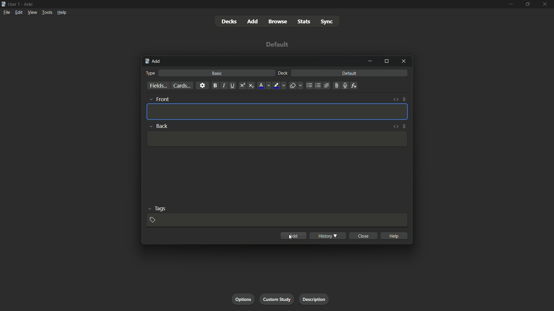 The image size is (554, 311). Describe the element at coordinates (242, 86) in the screenshot. I see `superscript` at that location.